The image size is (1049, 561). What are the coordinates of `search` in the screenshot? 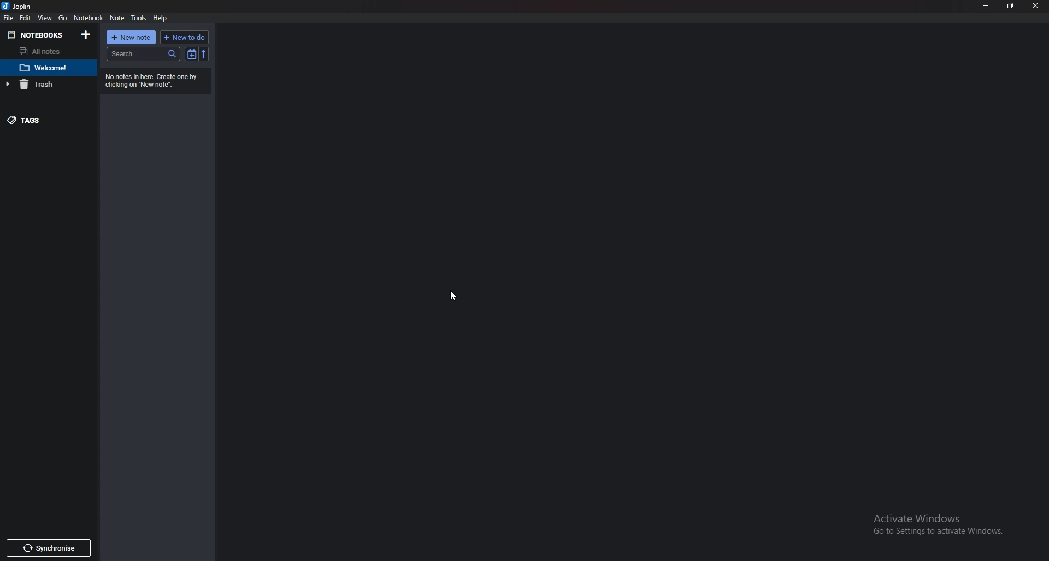 It's located at (143, 55).